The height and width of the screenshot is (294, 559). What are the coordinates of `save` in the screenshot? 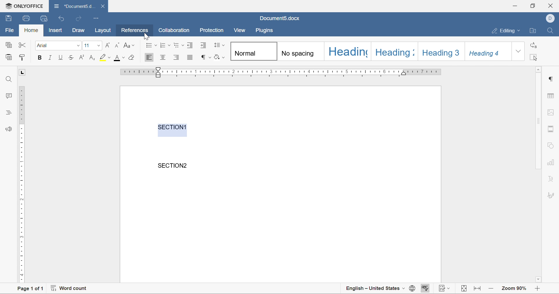 It's located at (27, 18).